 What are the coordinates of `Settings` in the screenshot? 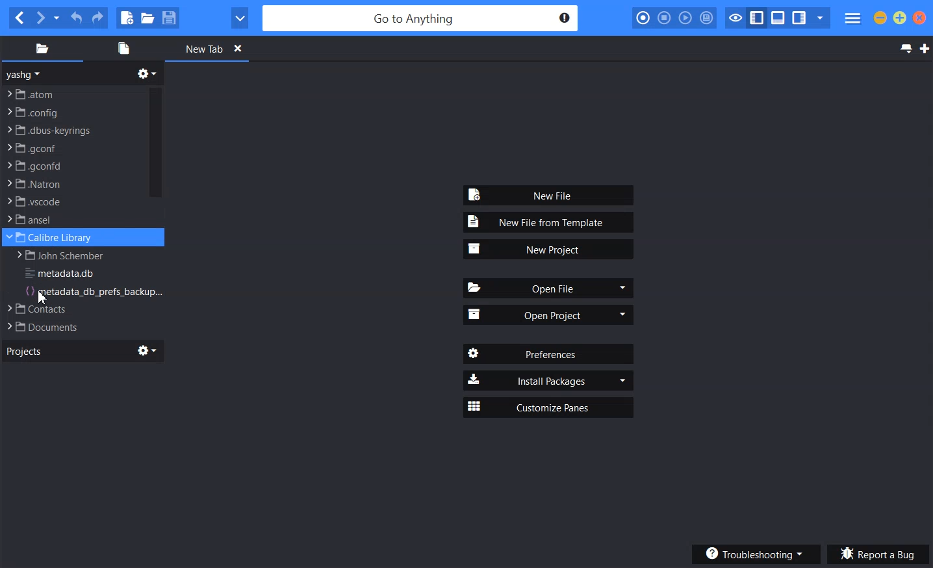 It's located at (147, 350).